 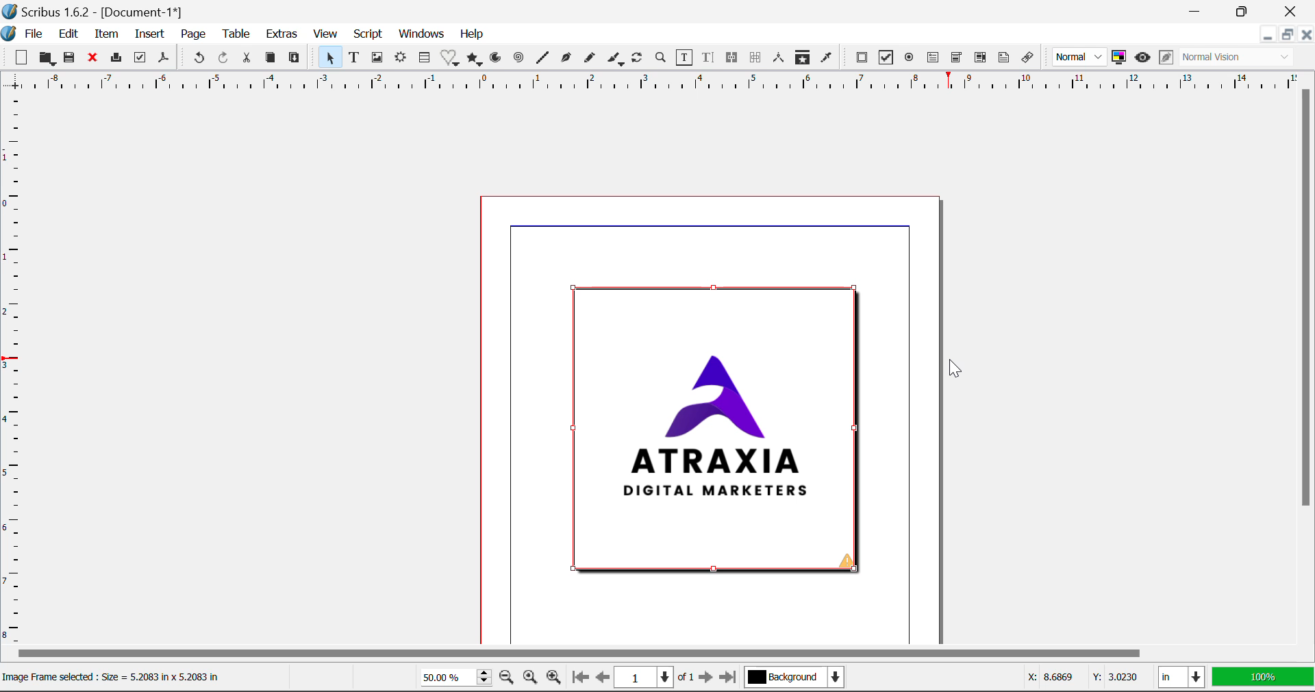 What do you see at coordinates (580, 680) in the screenshot?
I see `First page` at bounding box center [580, 680].